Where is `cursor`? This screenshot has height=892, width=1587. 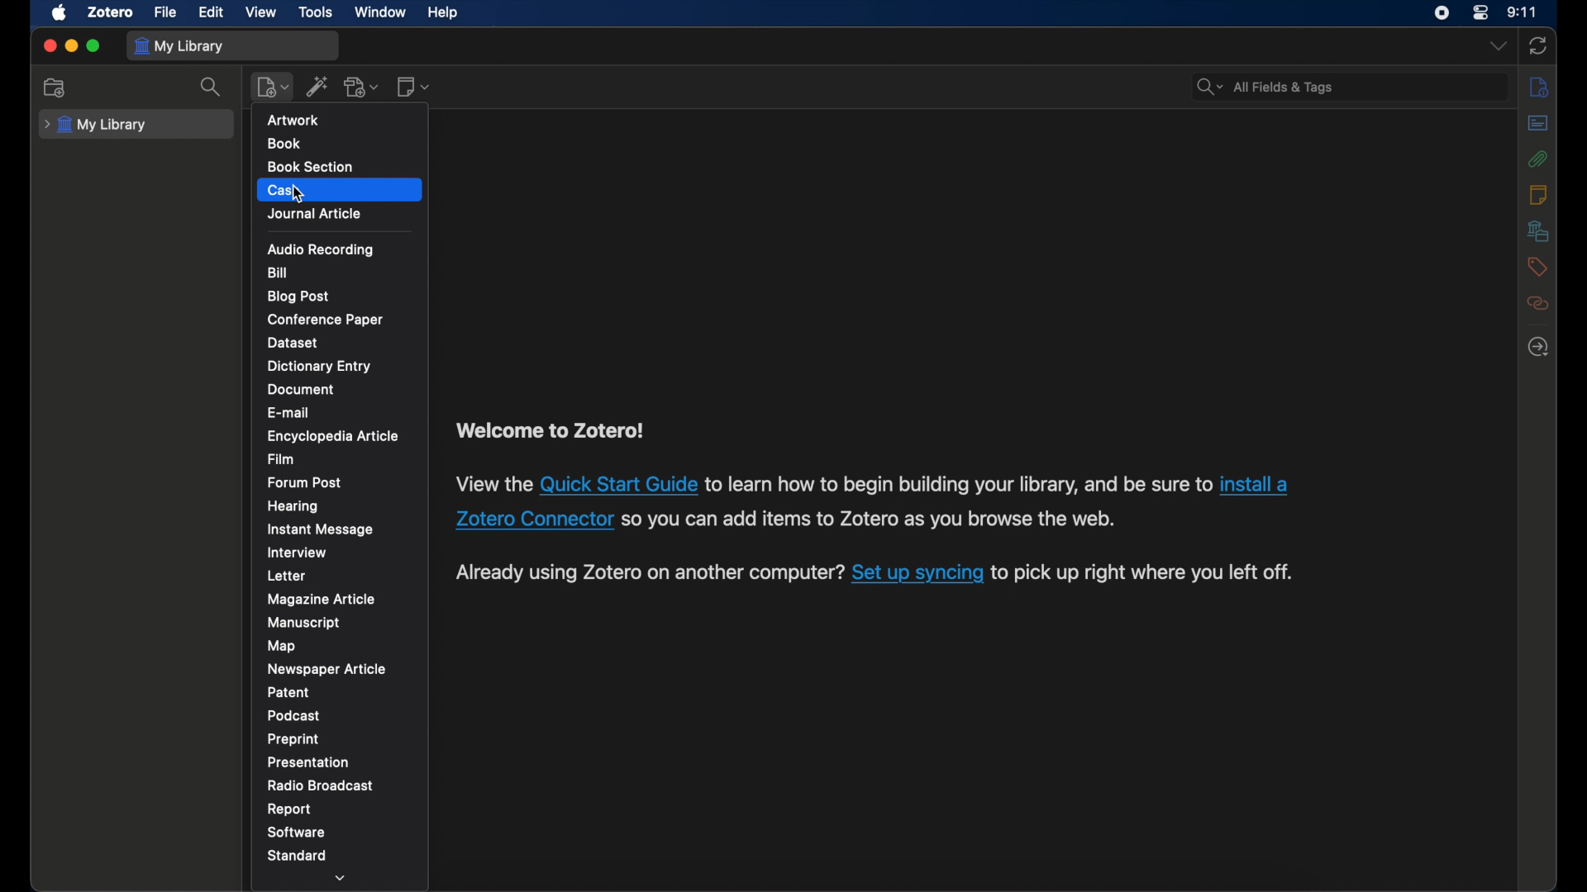 cursor is located at coordinates (298, 195).